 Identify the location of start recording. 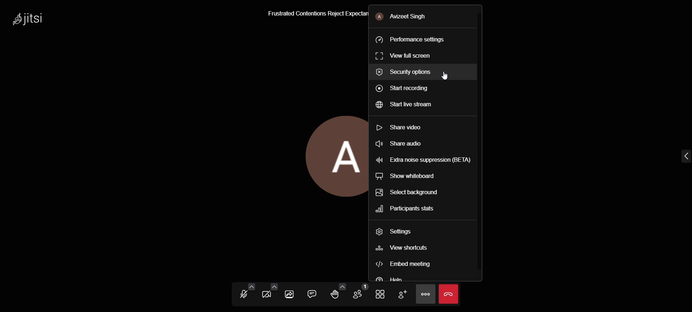
(404, 88).